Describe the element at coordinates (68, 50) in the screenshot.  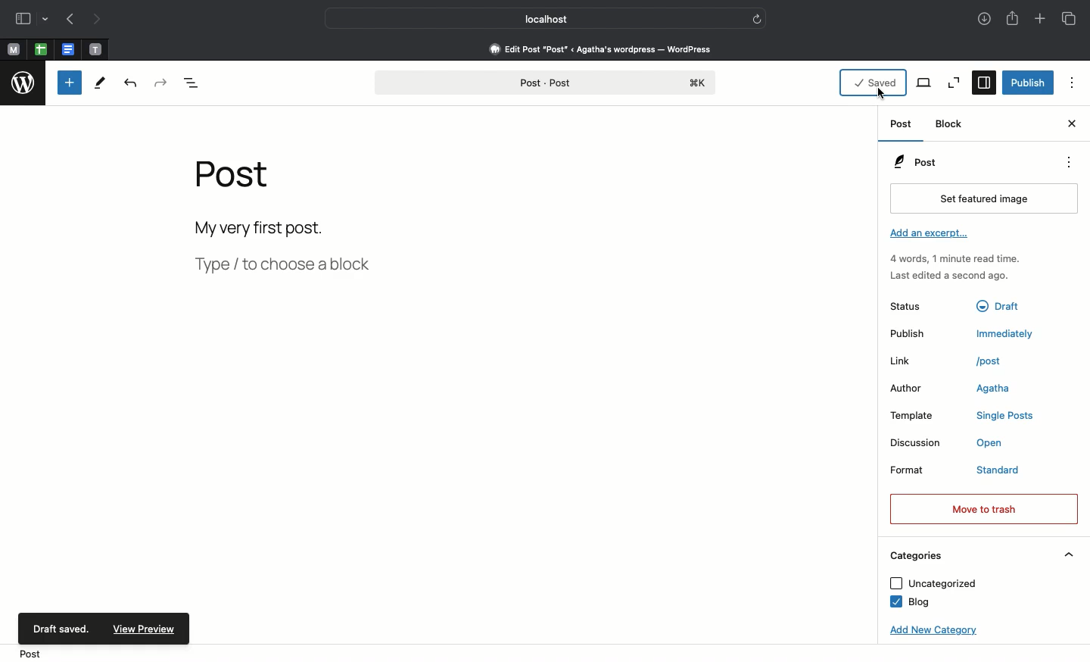
I see `Document` at that location.